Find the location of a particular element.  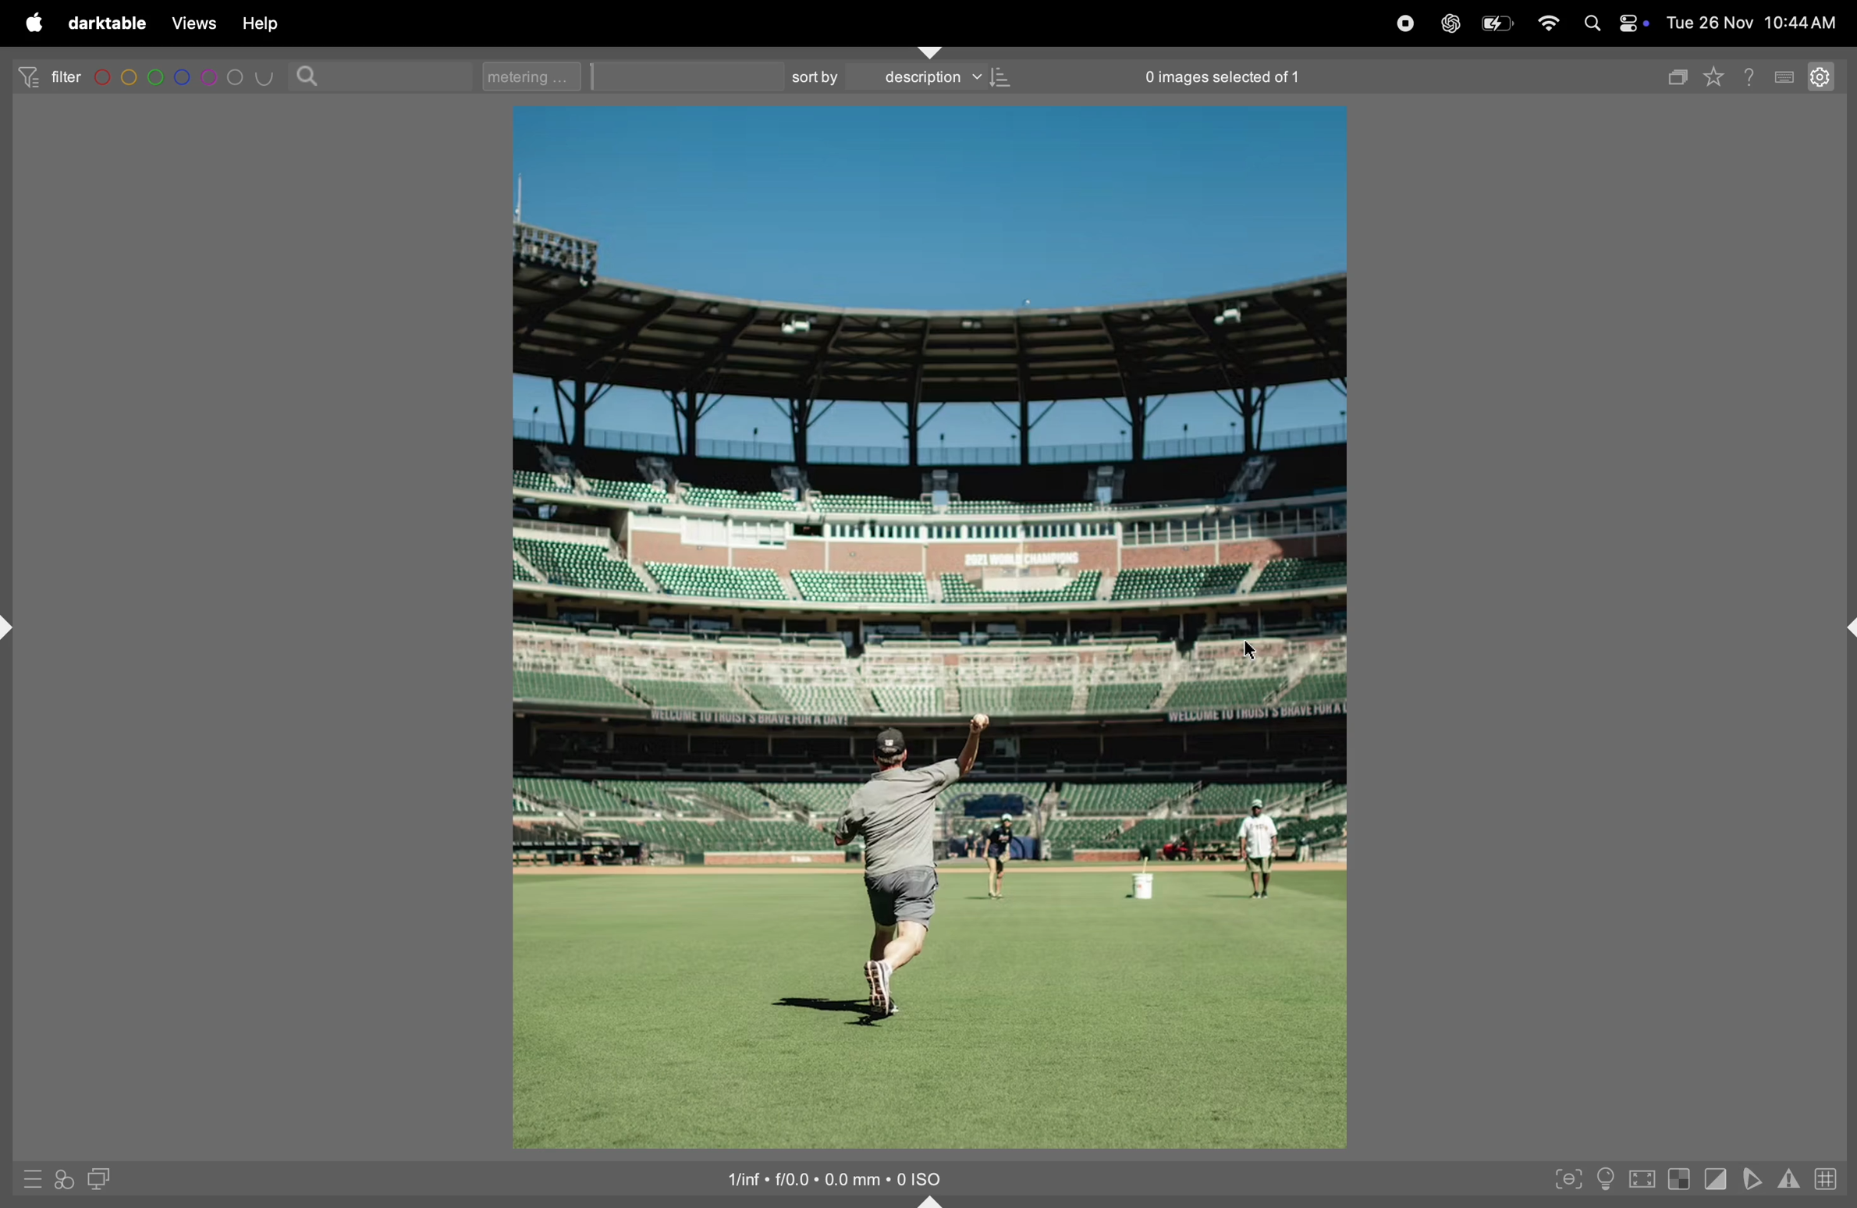

toggle cliping indications is located at coordinates (1715, 1177).